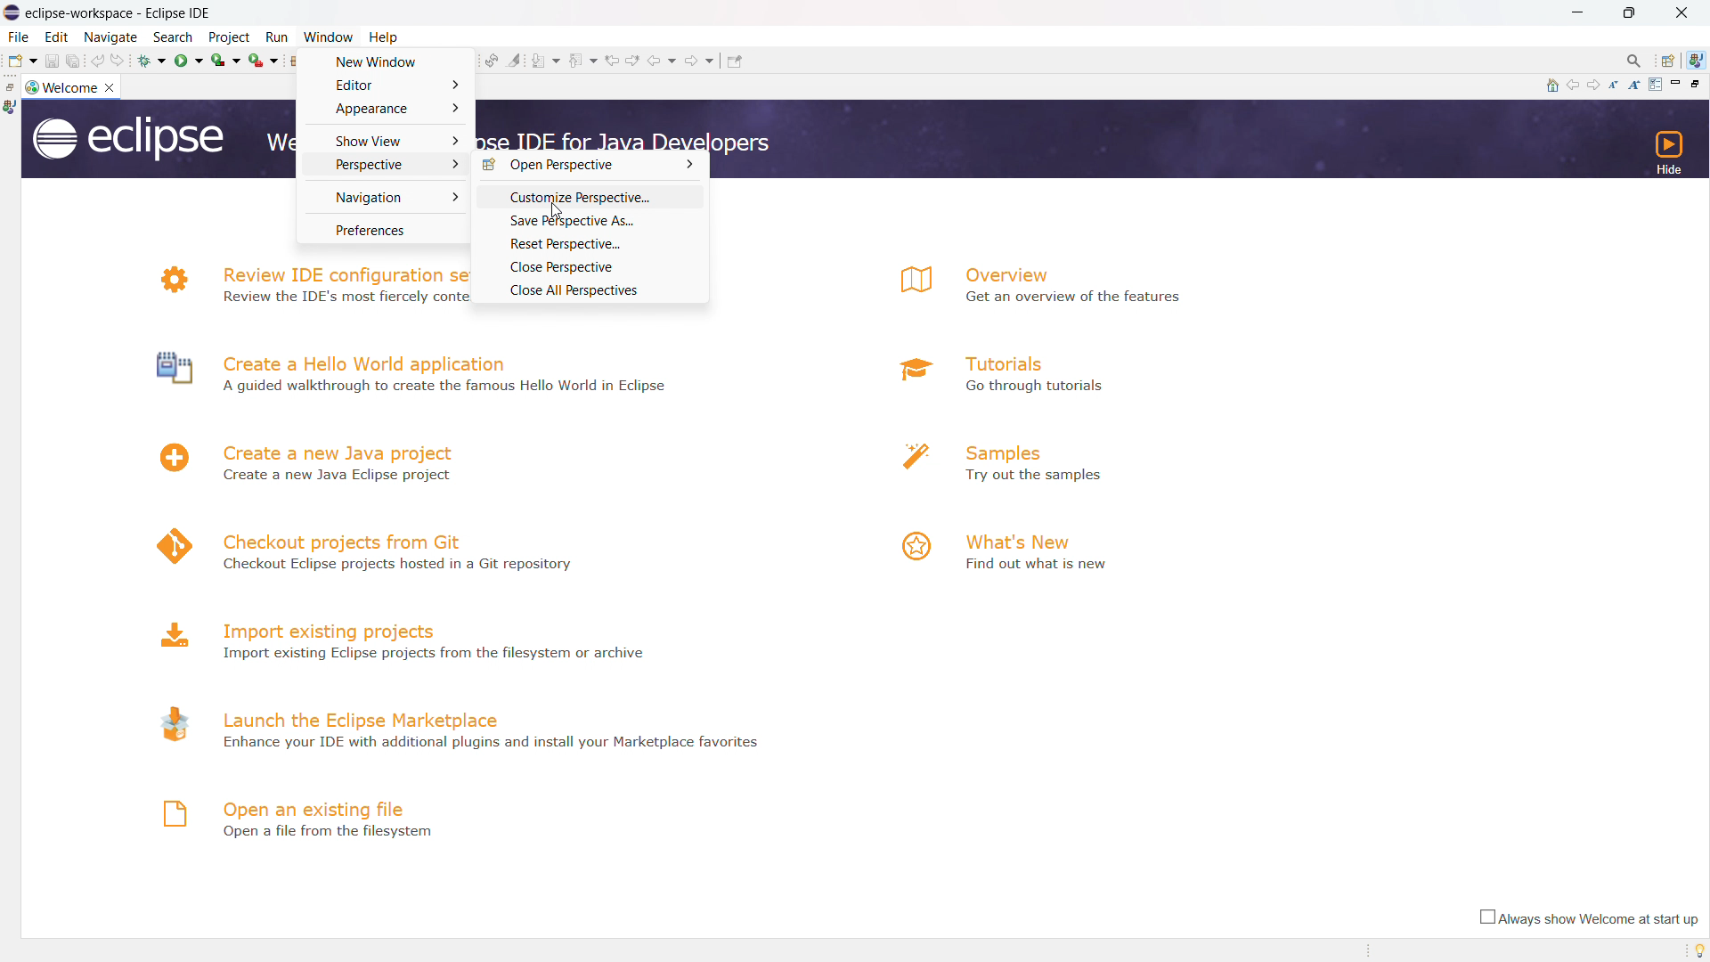 Image resolution: width=1710 pixels, height=962 pixels. Describe the element at coordinates (70, 87) in the screenshot. I see `welcome` at that location.